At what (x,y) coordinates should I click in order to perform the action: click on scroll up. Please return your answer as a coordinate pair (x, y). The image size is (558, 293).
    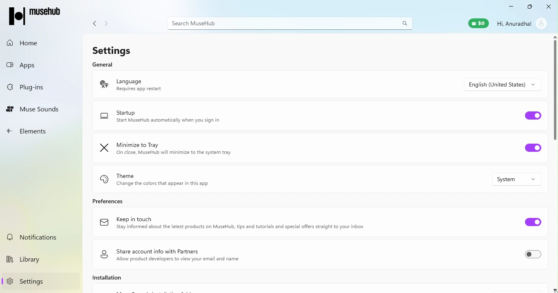
    Looking at the image, I should click on (554, 37).